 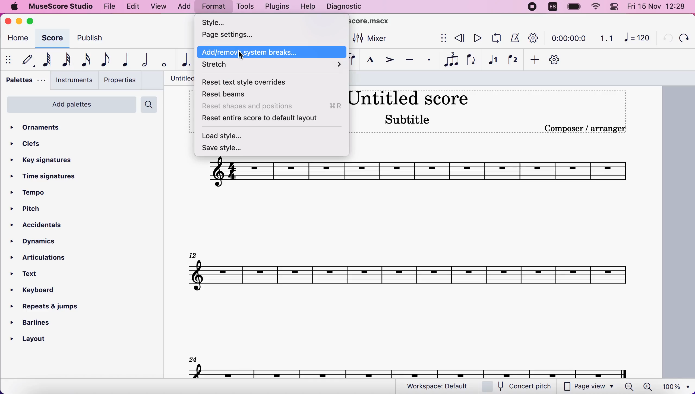 I want to click on title, so click(x=350, y=22).